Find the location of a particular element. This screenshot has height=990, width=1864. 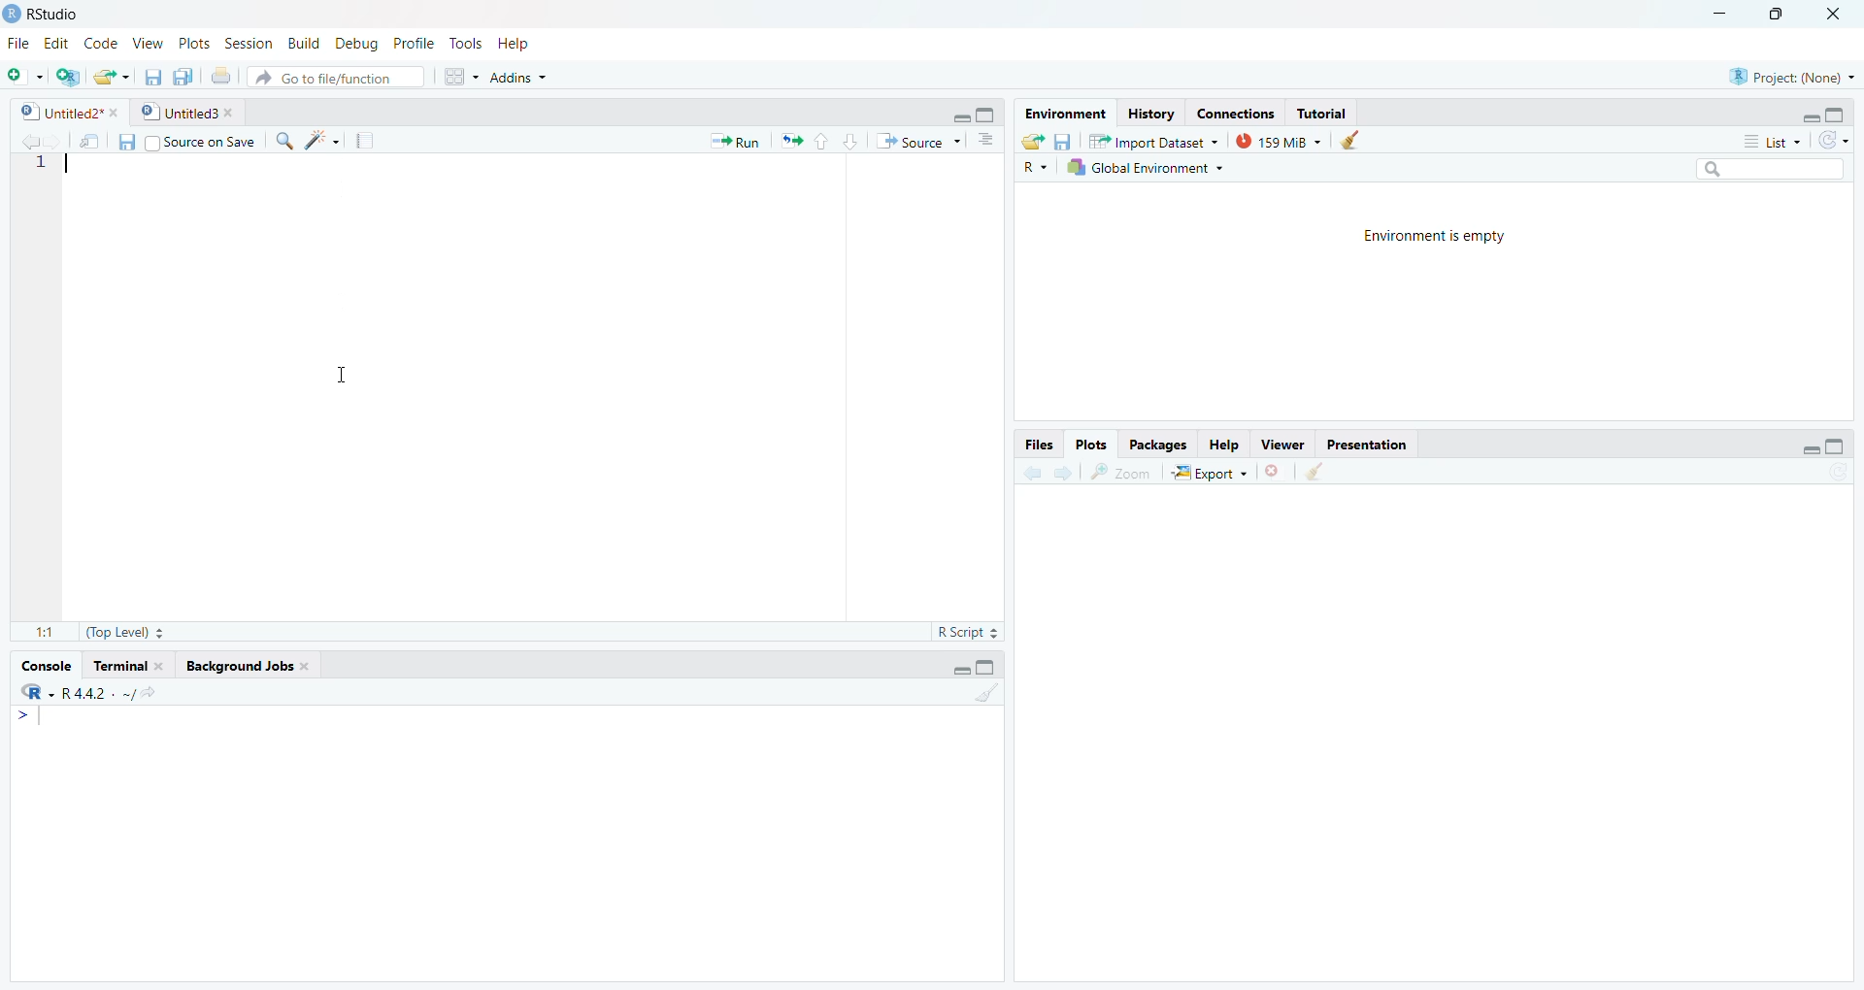

previous is located at coordinates (1030, 475).